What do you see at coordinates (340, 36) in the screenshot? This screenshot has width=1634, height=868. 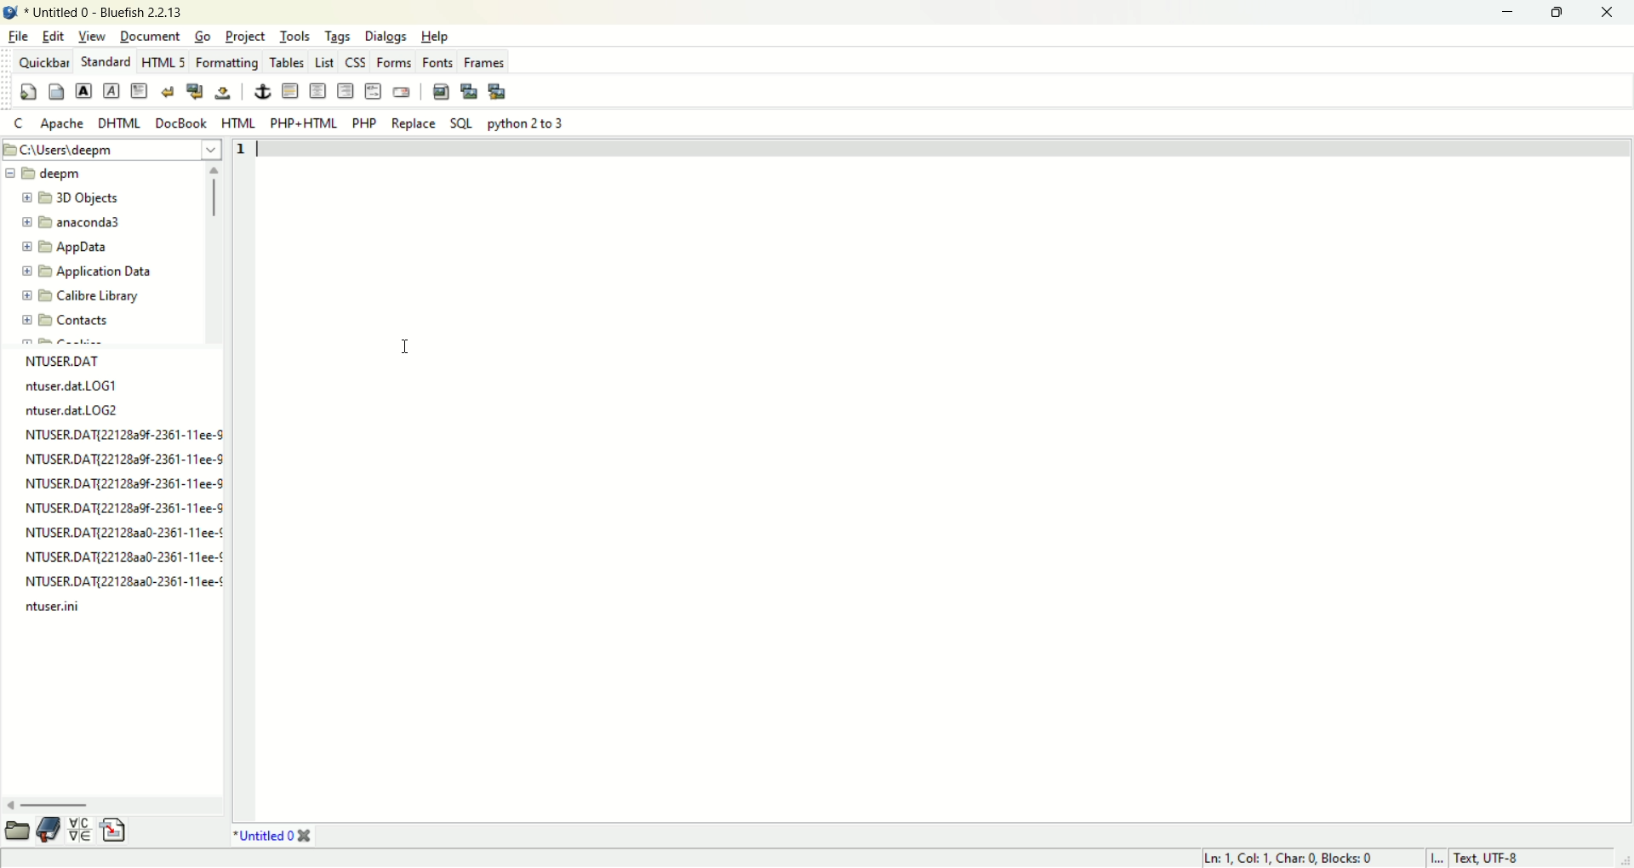 I see `tags` at bounding box center [340, 36].